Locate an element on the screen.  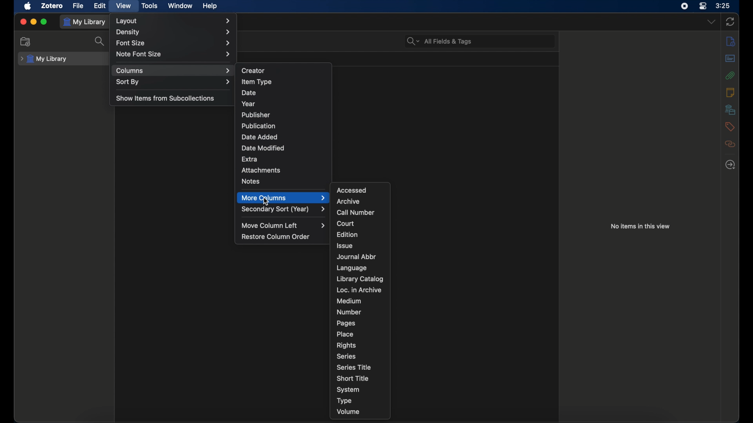
related is located at coordinates (730, 144).